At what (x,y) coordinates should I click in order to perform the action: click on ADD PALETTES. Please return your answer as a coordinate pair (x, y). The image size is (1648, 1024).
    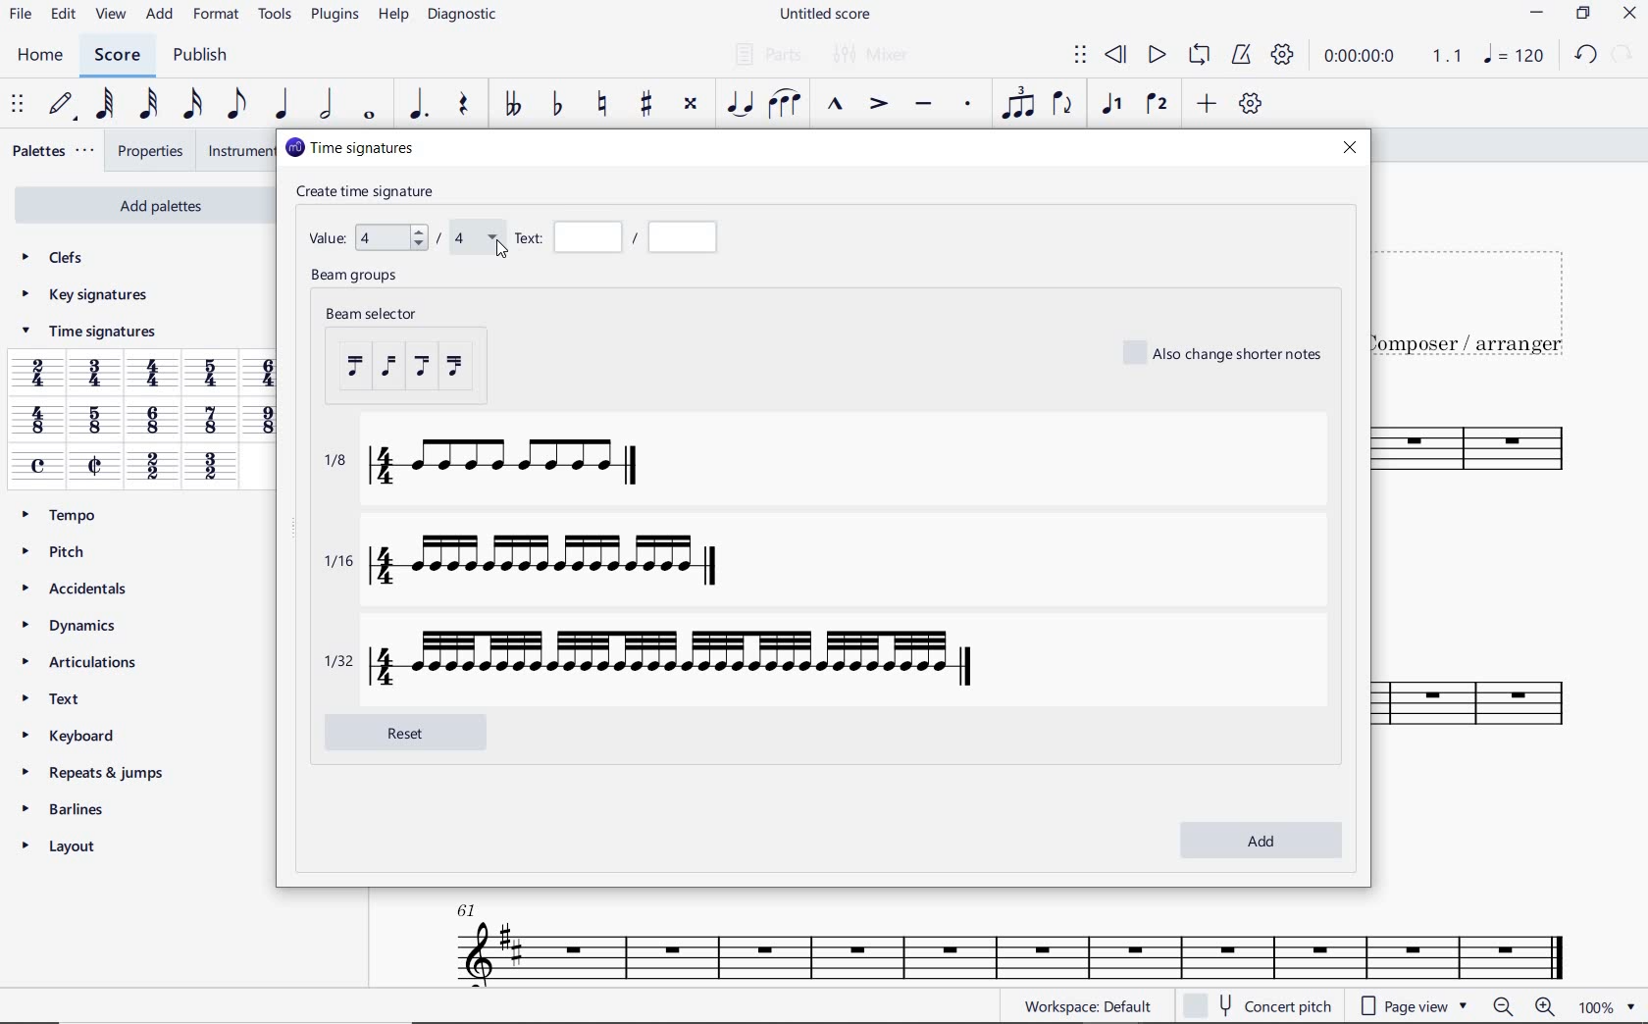
    Looking at the image, I should click on (141, 206).